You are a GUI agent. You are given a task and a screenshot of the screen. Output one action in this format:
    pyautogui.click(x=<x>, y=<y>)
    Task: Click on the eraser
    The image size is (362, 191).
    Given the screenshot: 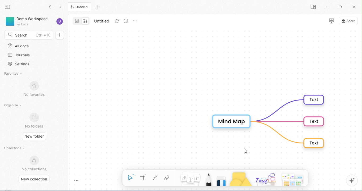 What is the action you would take?
    pyautogui.click(x=222, y=180)
    